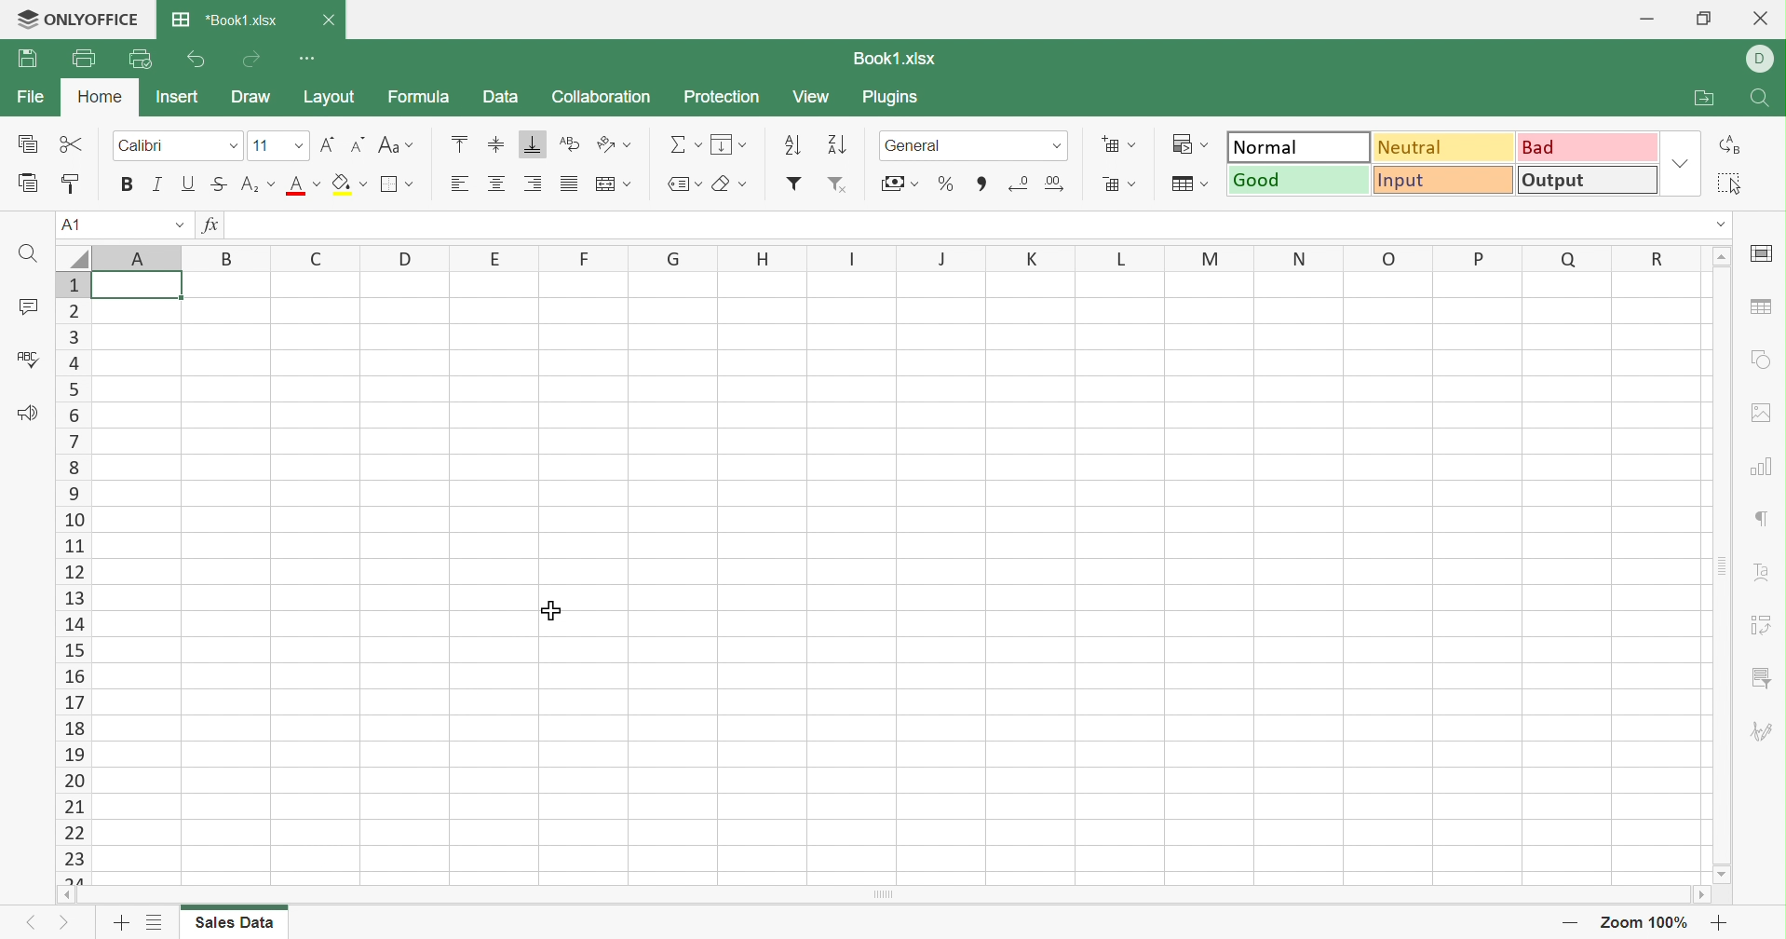 Image resolution: width=1786 pixels, height=939 pixels. What do you see at coordinates (77, 20) in the screenshot?
I see `ONLYOFFICE` at bounding box center [77, 20].